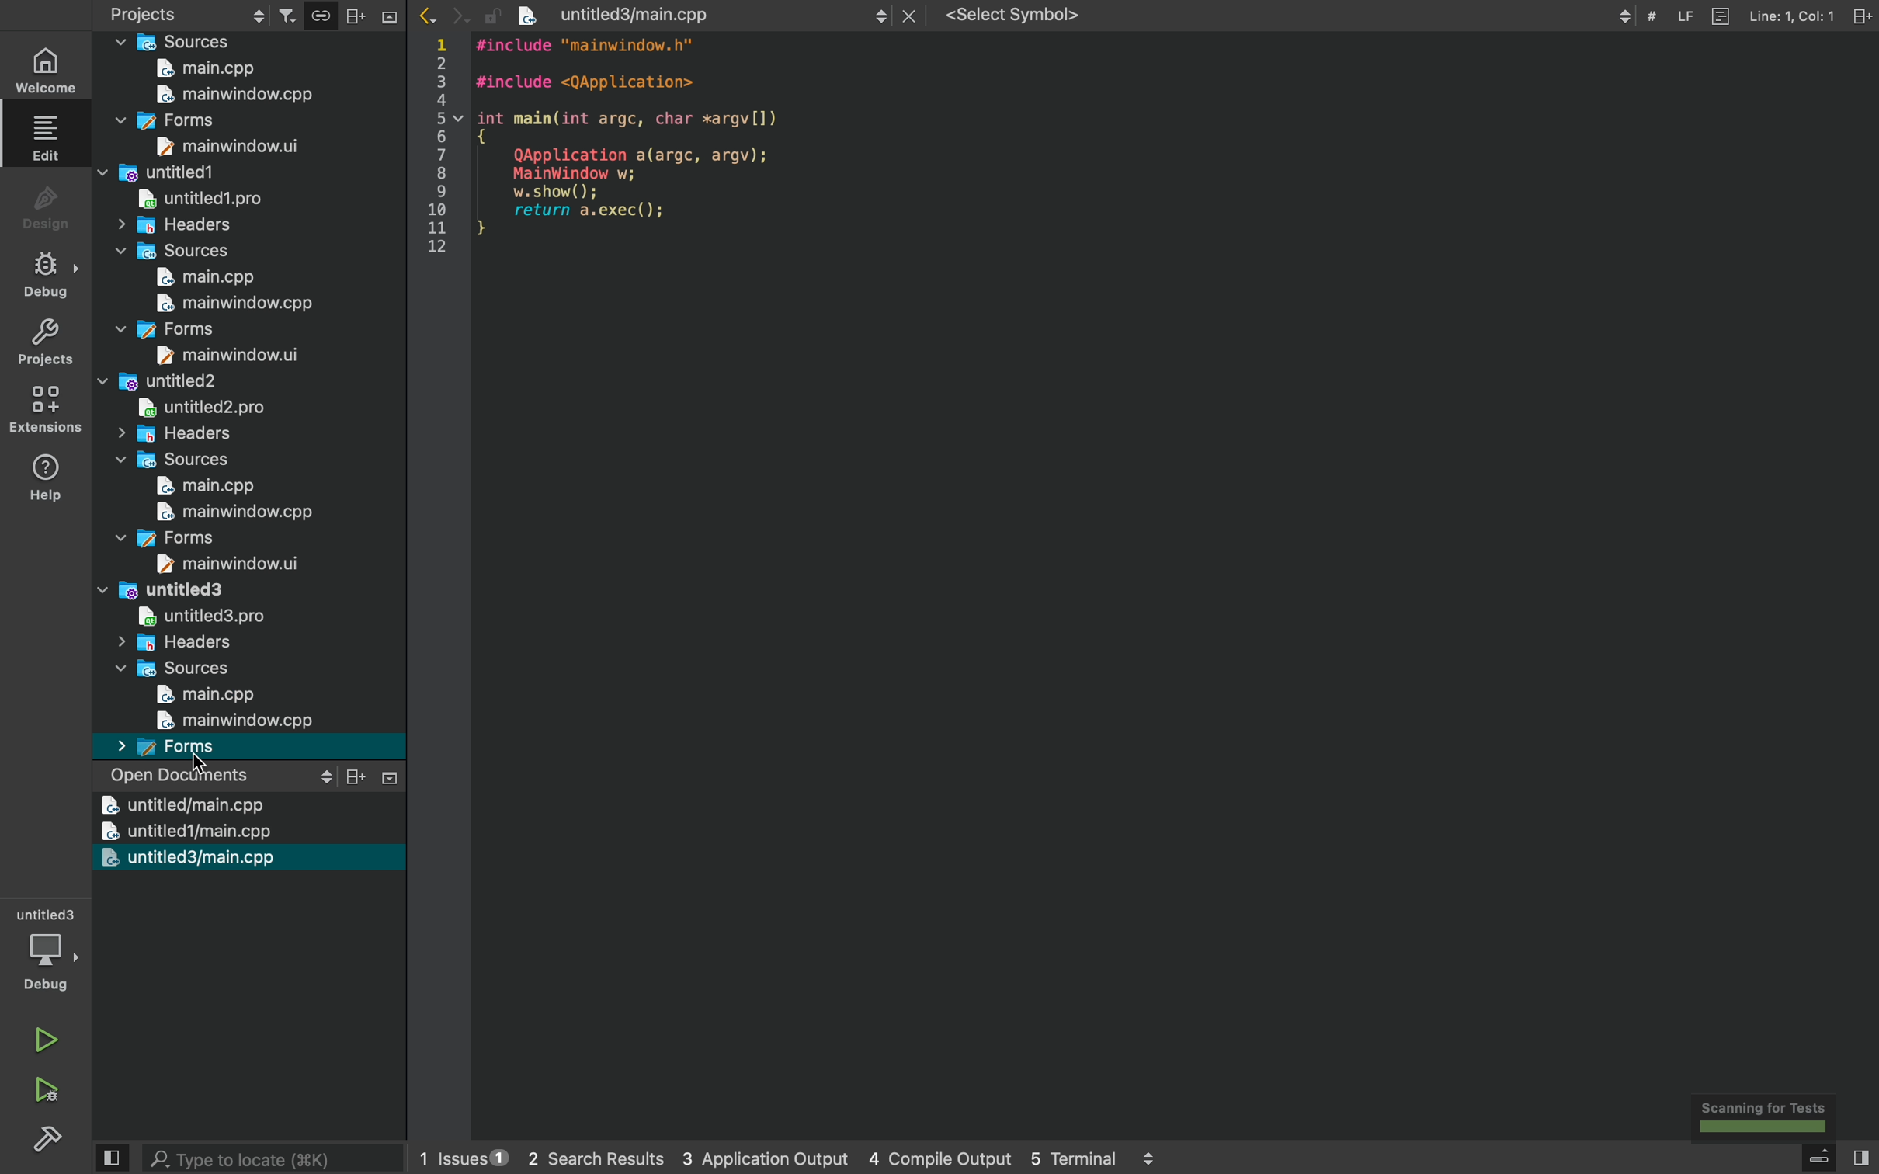 This screenshot has width=1879, height=1174. I want to click on Forms, so click(165, 329).